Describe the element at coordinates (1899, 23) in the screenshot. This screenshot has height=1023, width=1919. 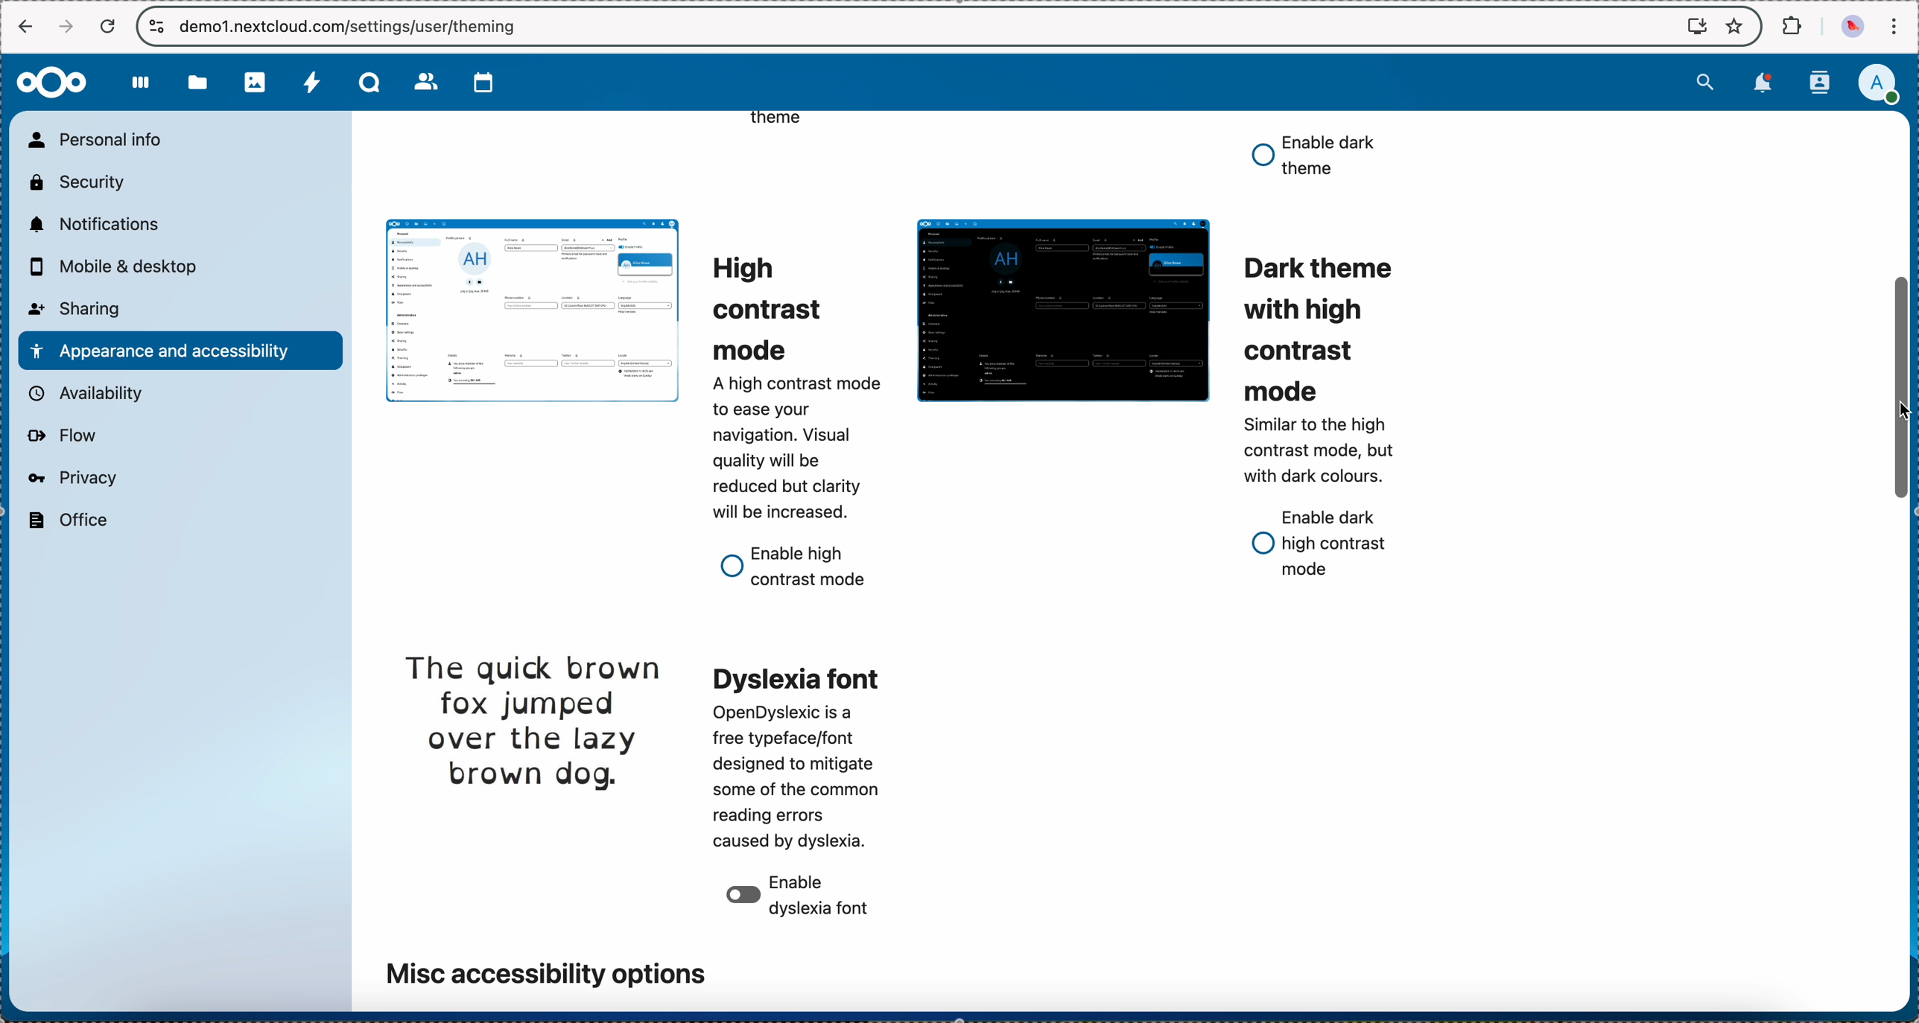
I see `customize and control Google Chrome` at that location.